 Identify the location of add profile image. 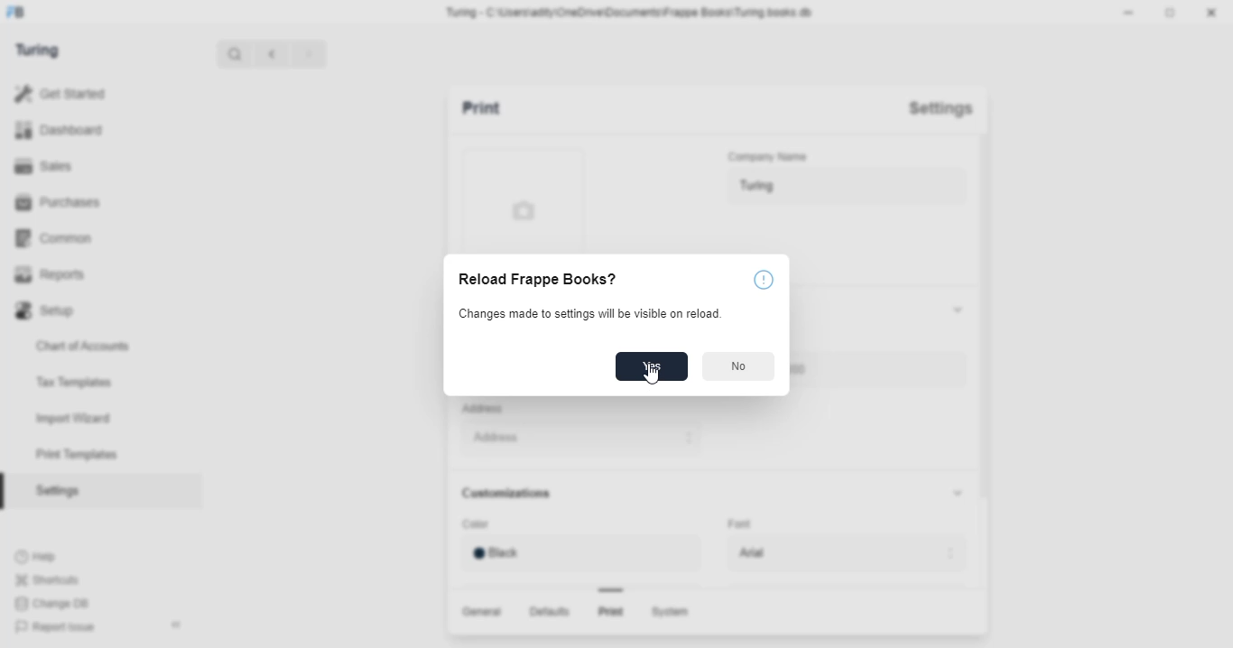
(524, 199).